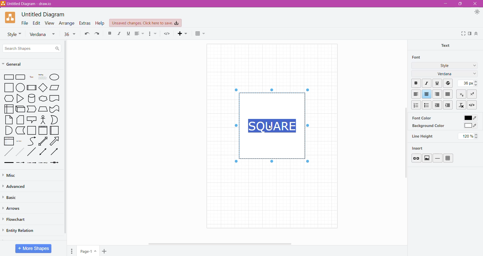 The width and height of the screenshot is (483, 256). Describe the element at coordinates (128, 33) in the screenshot. I see `Underline` at that location.